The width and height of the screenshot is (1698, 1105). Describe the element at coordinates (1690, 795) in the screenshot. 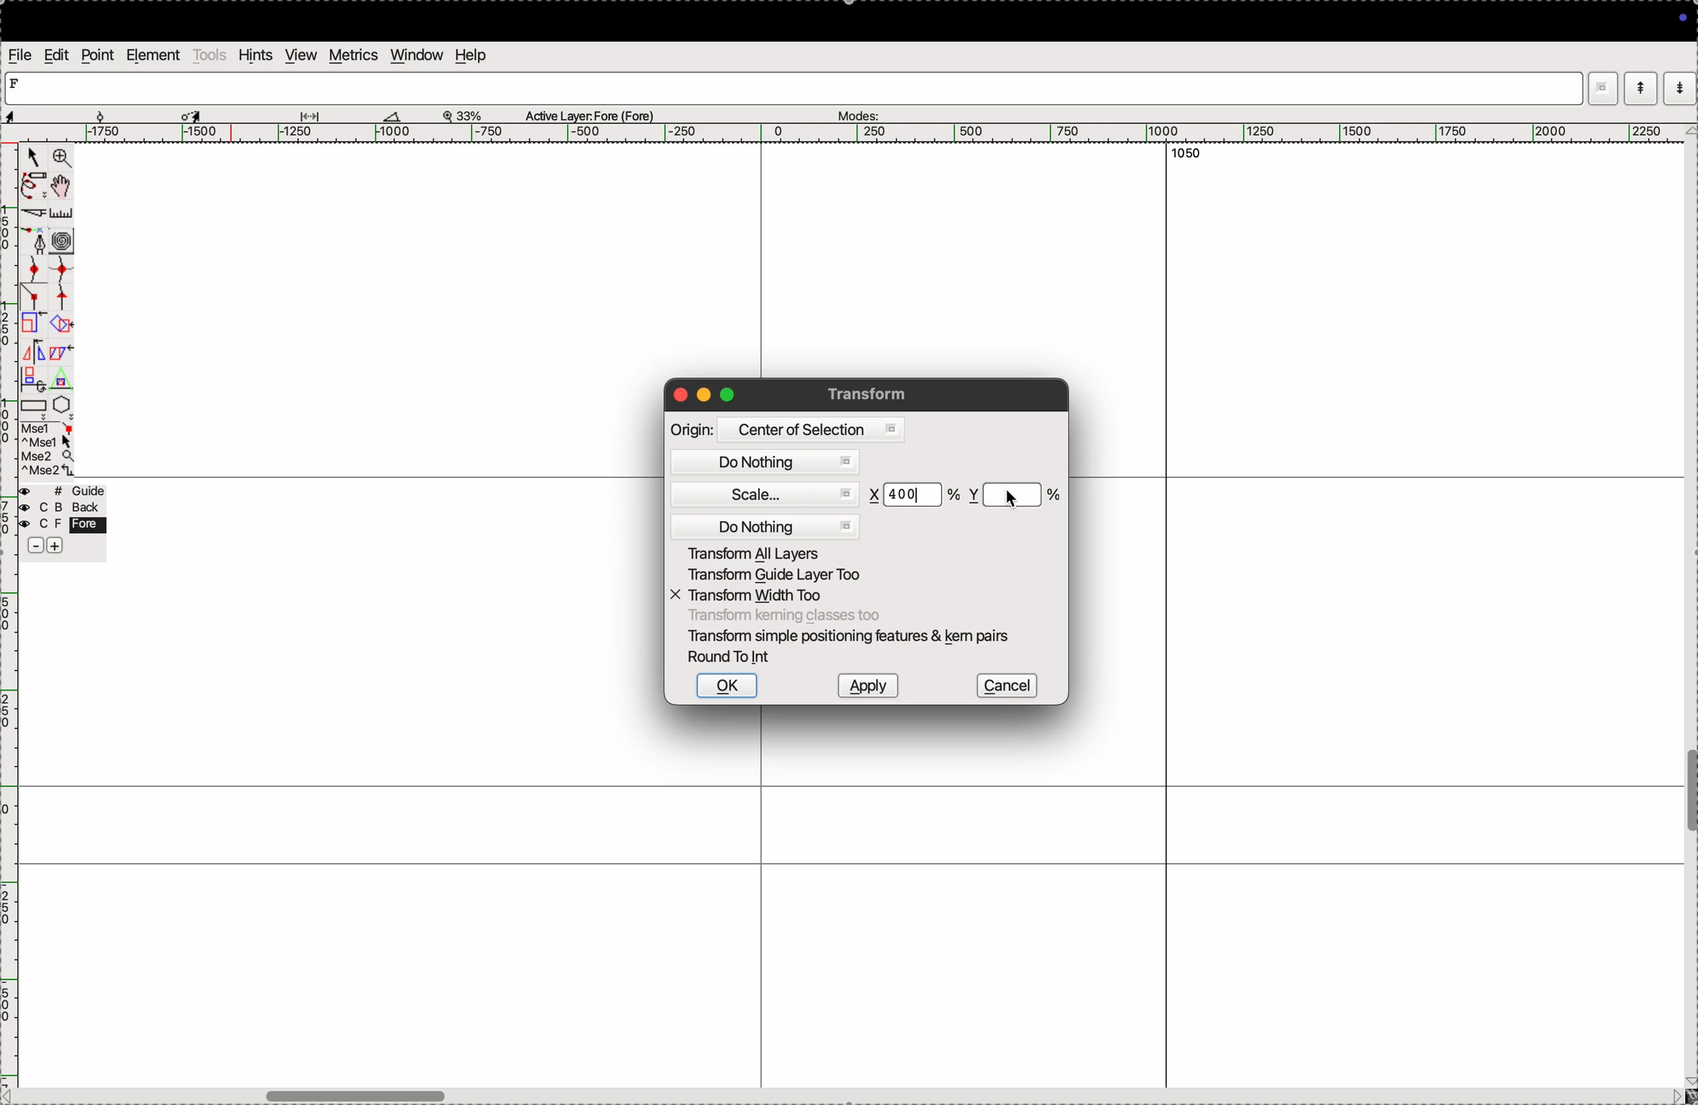

I see `toogle` at that location.